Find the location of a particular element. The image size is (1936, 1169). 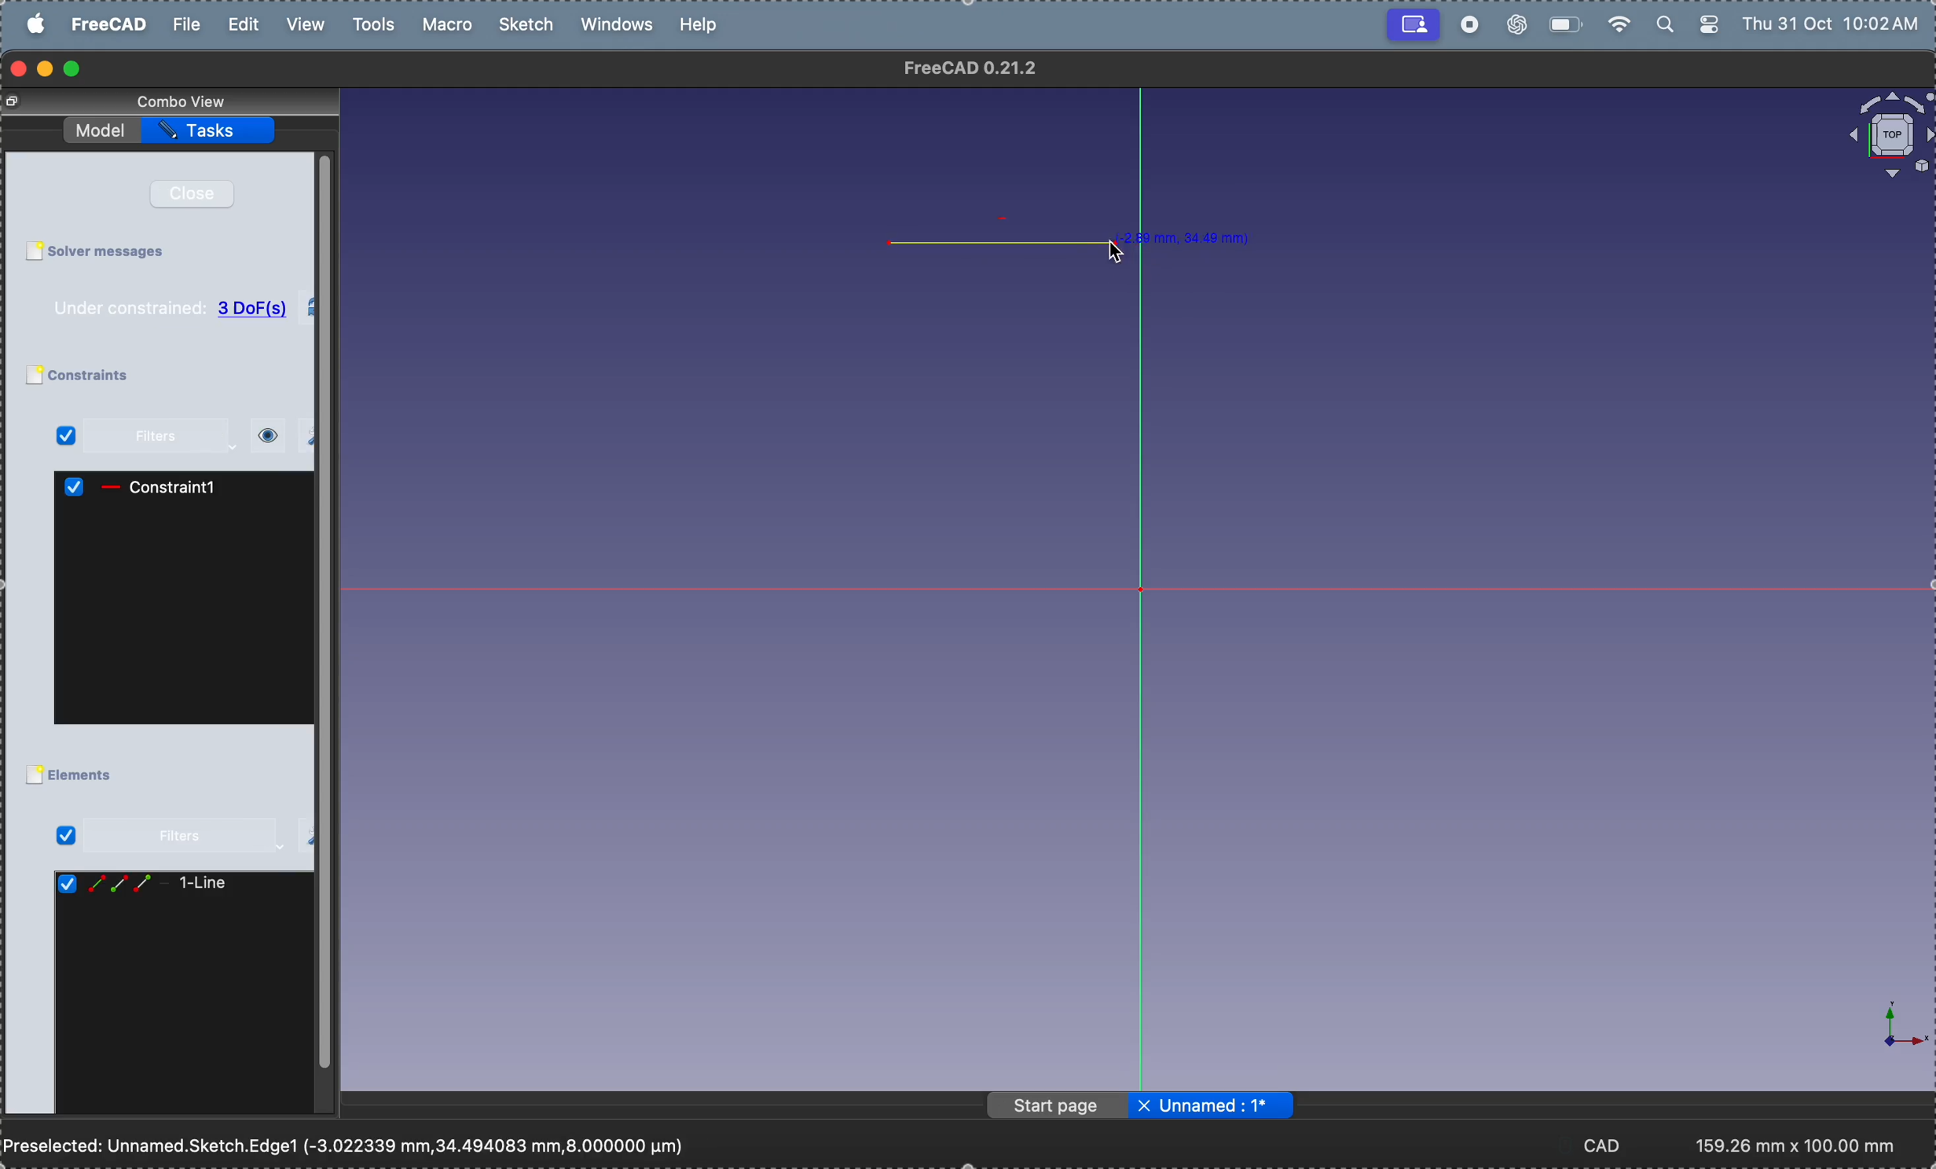

close is located at coordinates (198, 193).